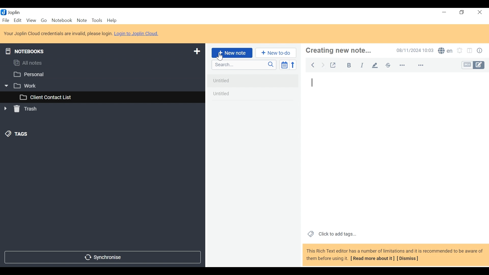 The image size is (489, 275). I want to click on Tools, so click(97, 20).